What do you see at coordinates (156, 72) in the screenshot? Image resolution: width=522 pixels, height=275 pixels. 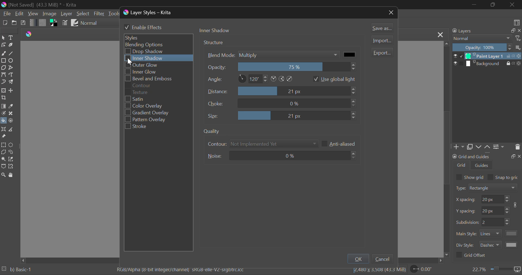 I see `Inner Glow` at bounding box center [156, 72].